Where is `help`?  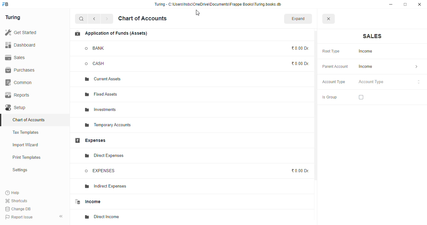
help is located at coordinates (13, 192).